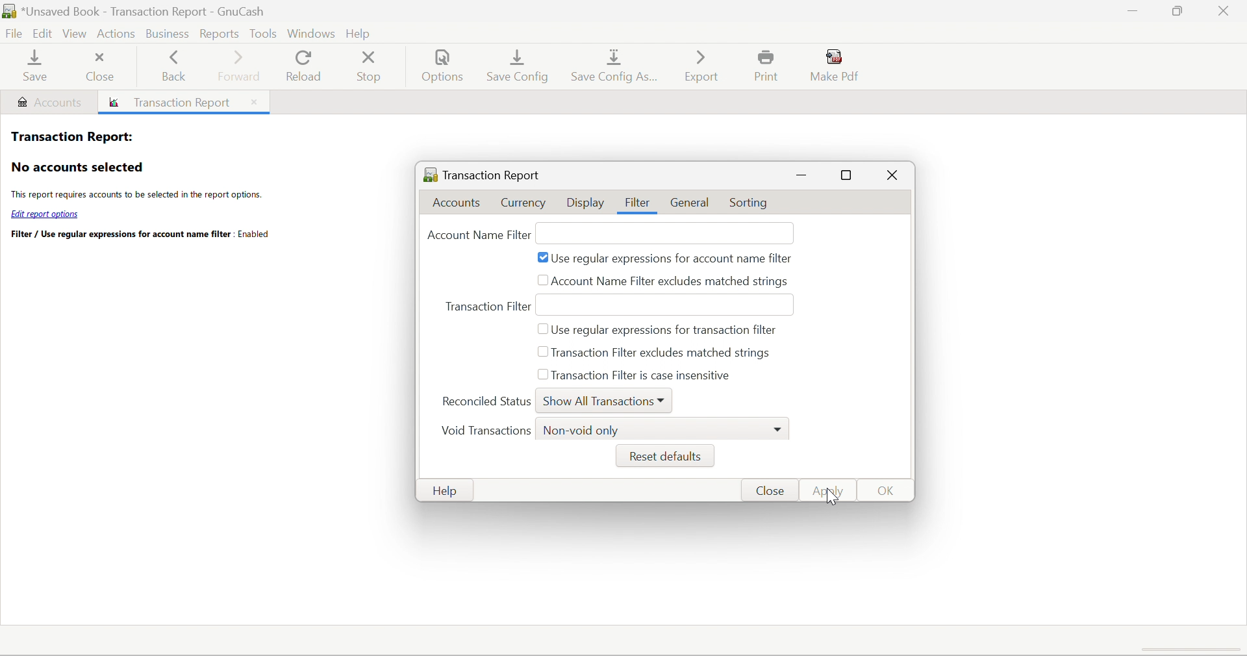 This screenshot has height=656, width=1247. Describe the element at coordinates (449, 491) in the screenshot. I see `Help` at that location.